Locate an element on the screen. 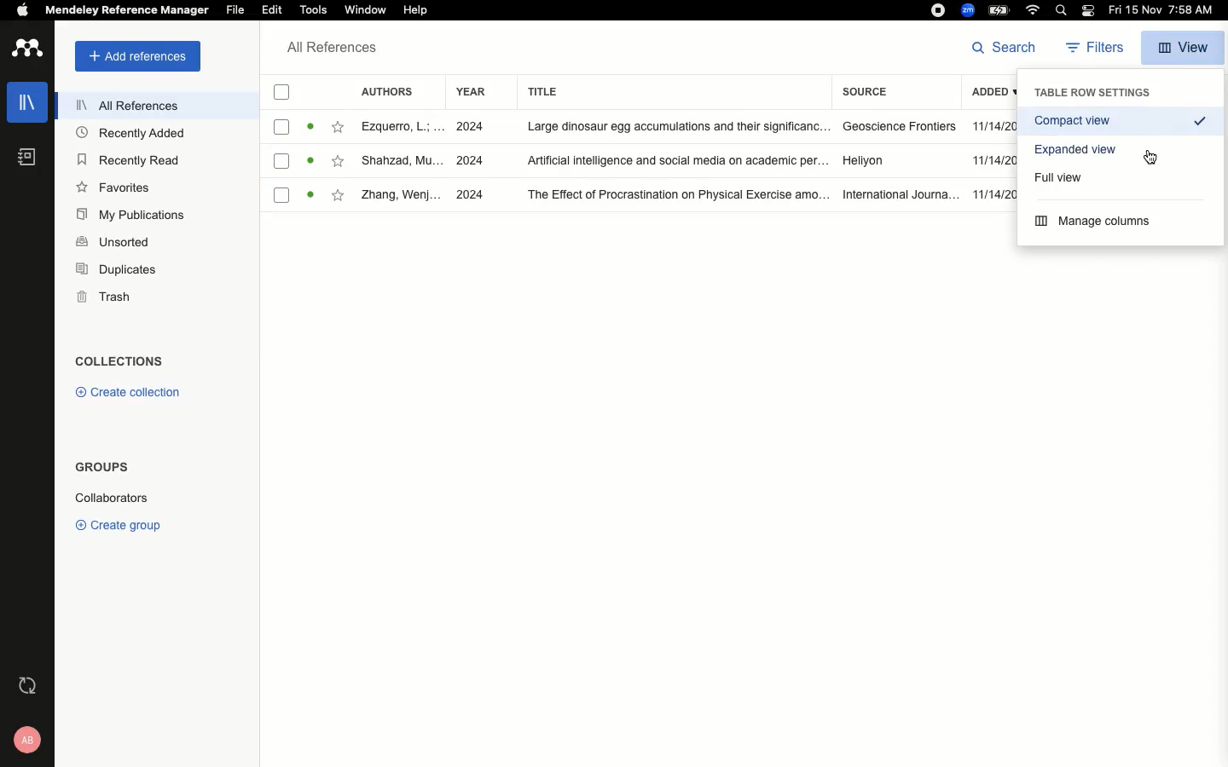 The width and height of the screenshot is (1228, 767). Search is located at coordinates (1005, 48).